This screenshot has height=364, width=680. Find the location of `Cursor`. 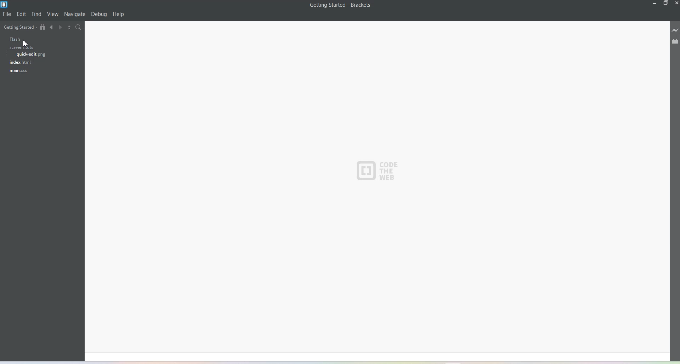

Cursor is located at coordinates (26, 43).